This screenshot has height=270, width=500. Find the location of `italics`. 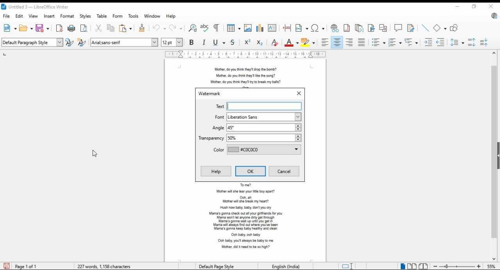

italics is located at coordinates (204, 42).